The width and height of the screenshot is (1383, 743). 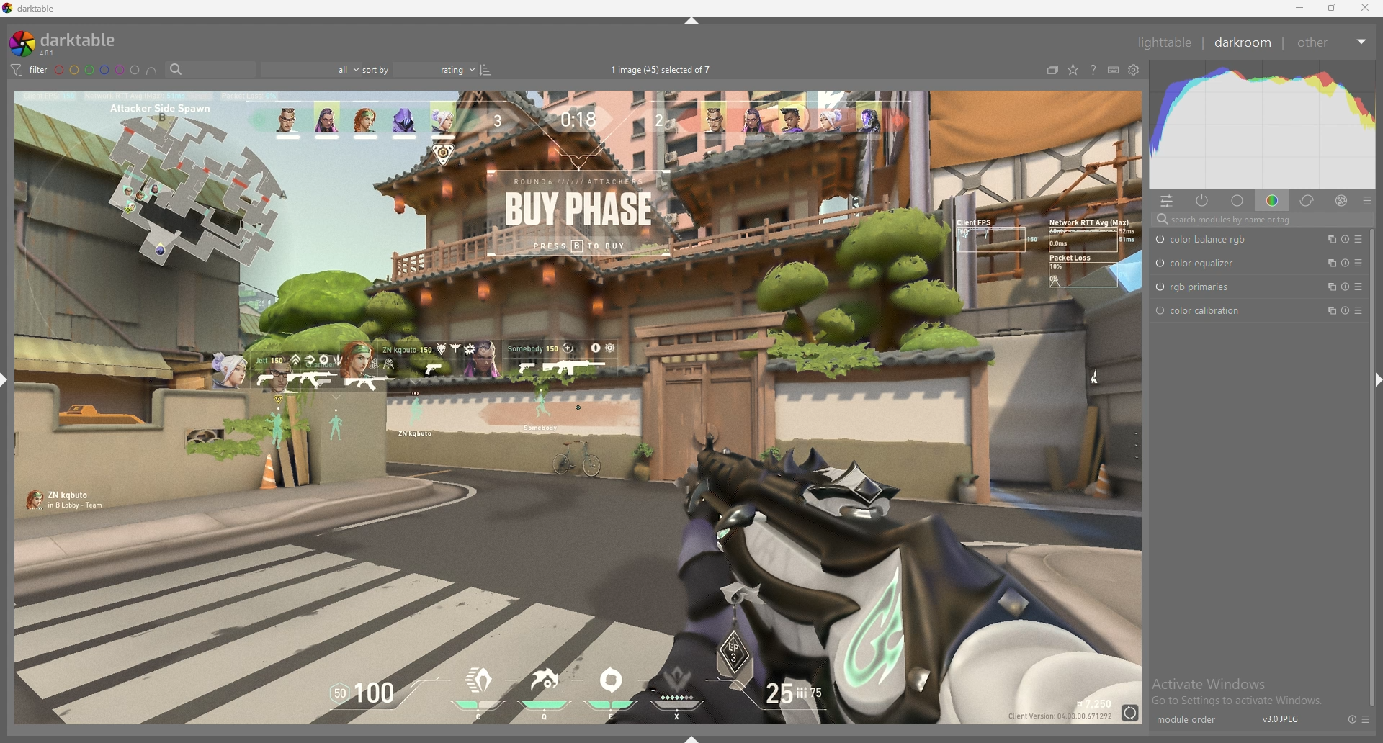 What do you see at coordinates (1211, 263) in the screenshot?
I see `color equalizer` at bounding box center [1211, 263].